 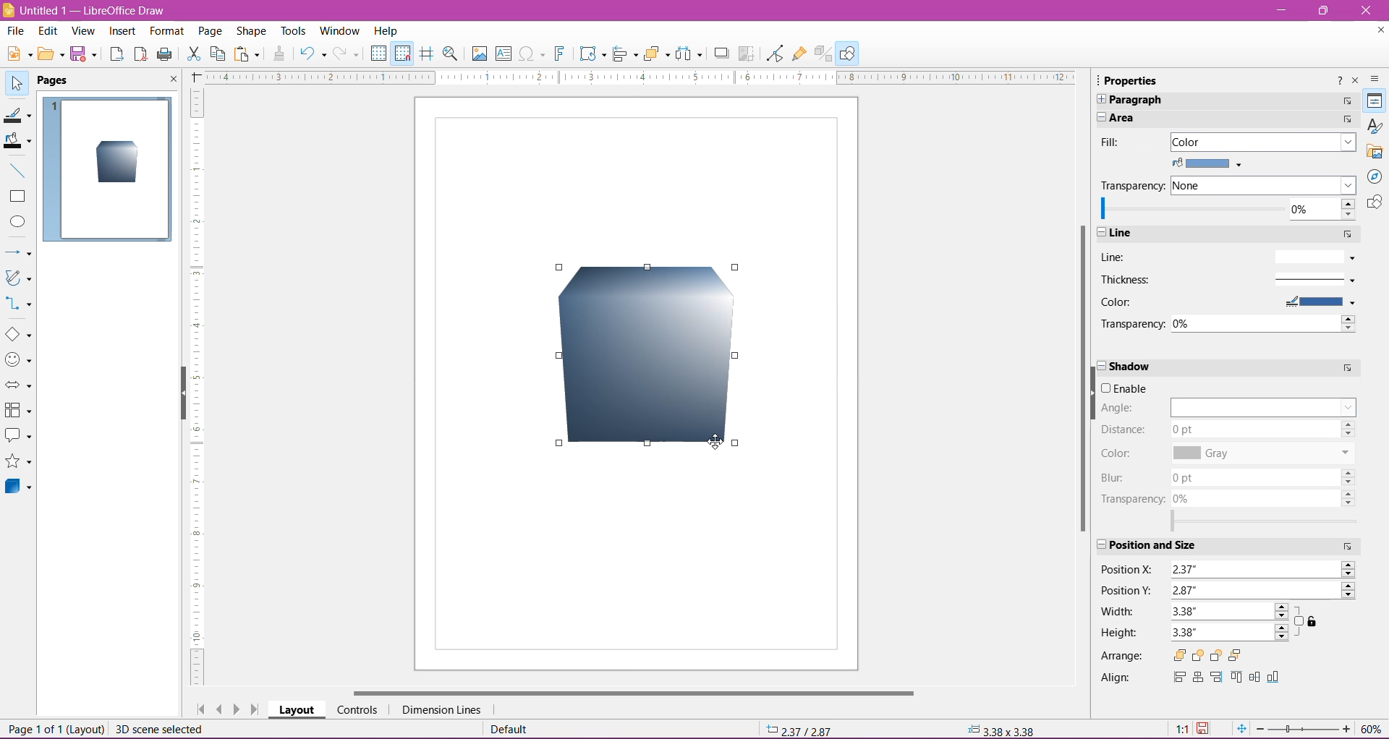 I want to click on , so click(x=348, y=54).